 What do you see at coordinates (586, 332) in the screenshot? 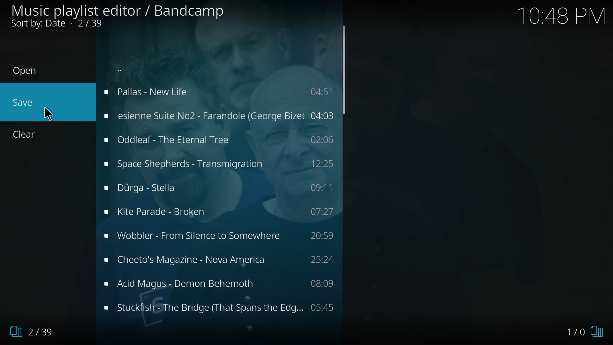
I see `1/0` at bounding box center [586, 332].